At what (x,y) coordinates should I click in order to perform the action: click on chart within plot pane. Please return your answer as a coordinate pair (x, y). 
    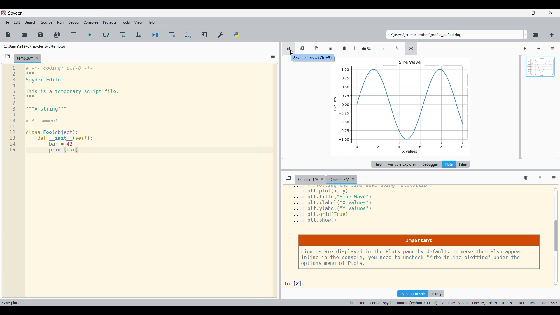
    Looking at the image, I should click on (407, 106).